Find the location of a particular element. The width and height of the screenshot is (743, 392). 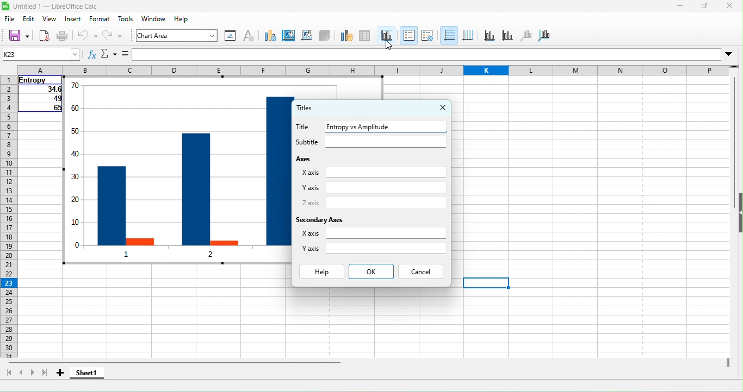

rows is located at coordinates (8, 218).